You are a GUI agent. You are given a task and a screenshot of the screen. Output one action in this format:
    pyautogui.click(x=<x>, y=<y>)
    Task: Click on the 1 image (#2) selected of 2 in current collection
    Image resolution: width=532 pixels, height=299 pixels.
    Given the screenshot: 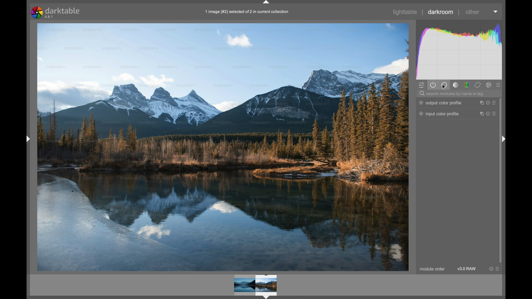 What is the action you would take?
    pyautogui.click(x=249, y=12)
    